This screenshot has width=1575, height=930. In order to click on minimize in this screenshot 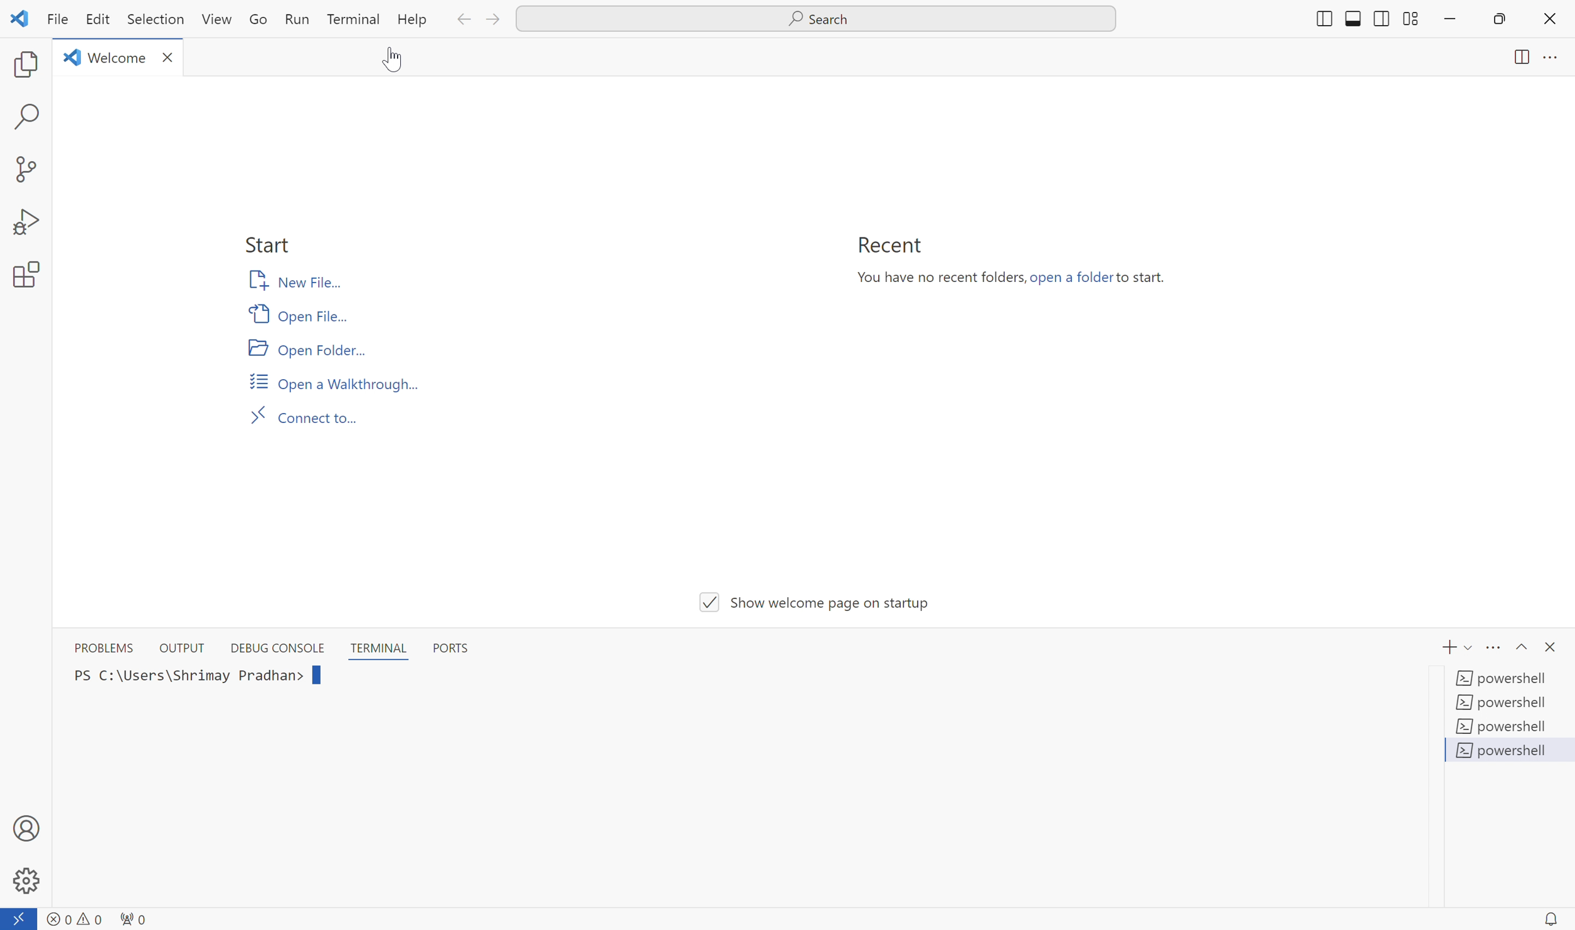, I will do `click(1450, 19)`.